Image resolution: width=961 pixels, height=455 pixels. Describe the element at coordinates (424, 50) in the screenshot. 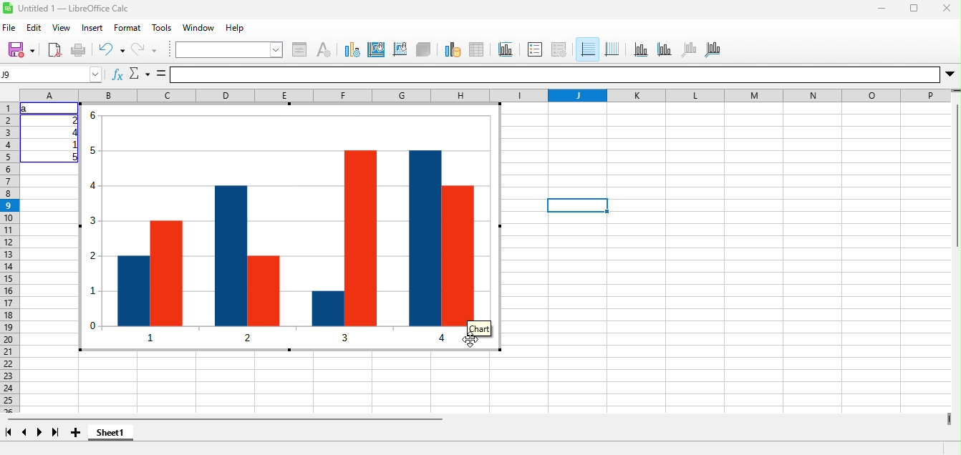

I see `3d view` at that location.